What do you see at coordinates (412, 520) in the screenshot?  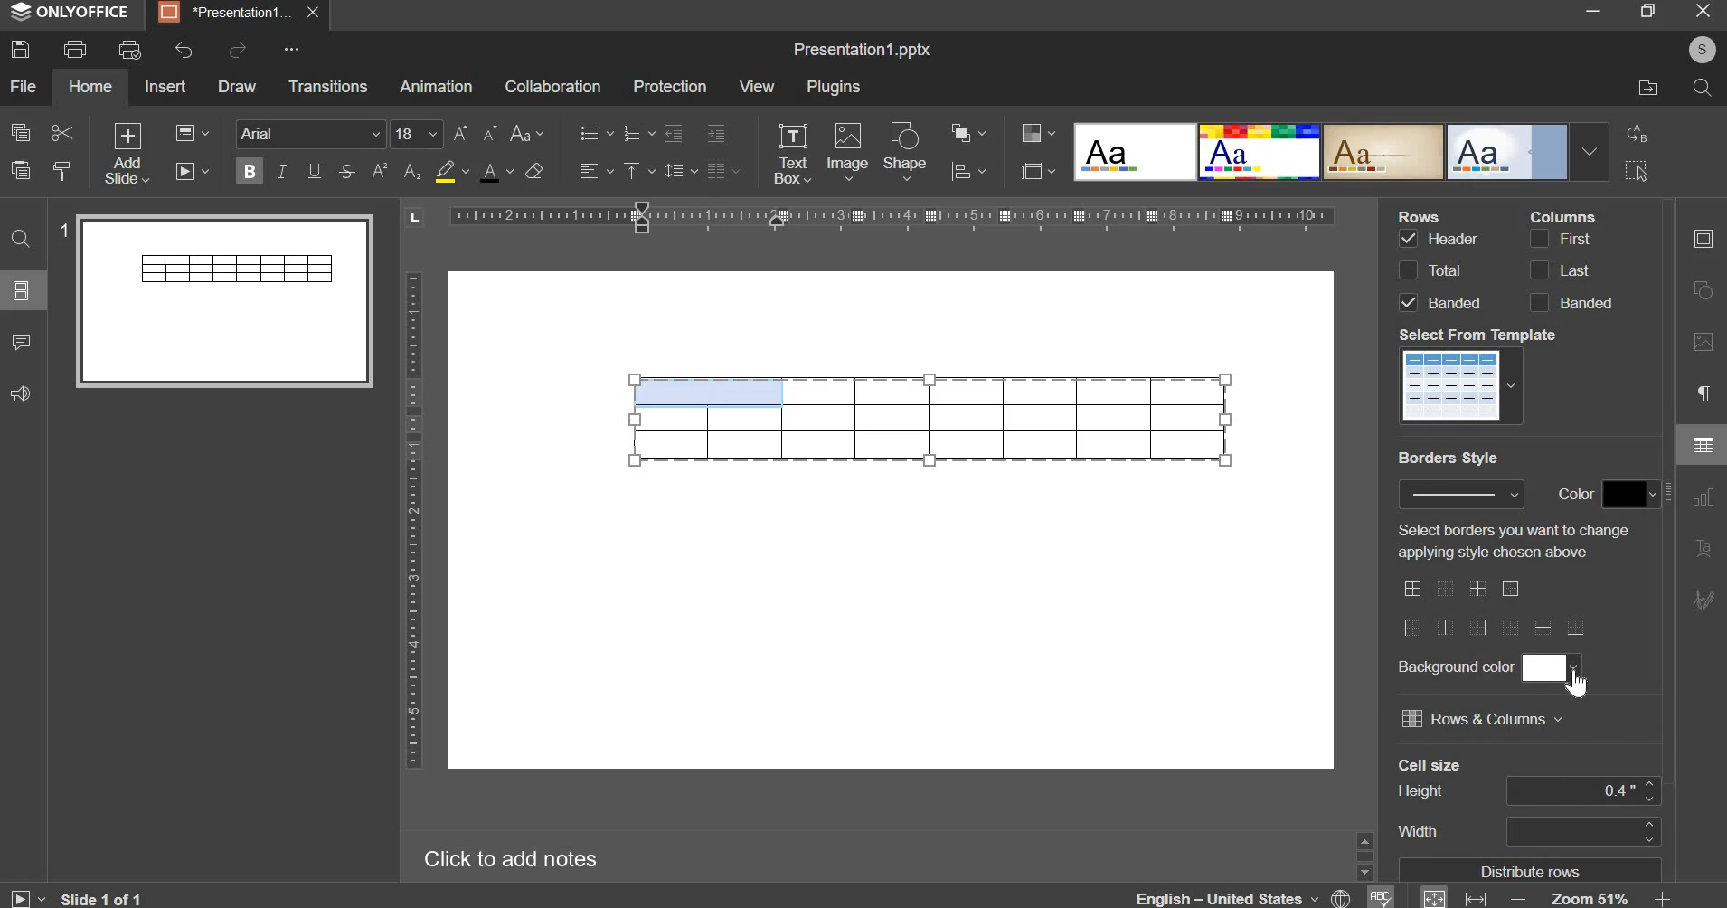 I see `vertical scale` at bounding box center [412, 520].